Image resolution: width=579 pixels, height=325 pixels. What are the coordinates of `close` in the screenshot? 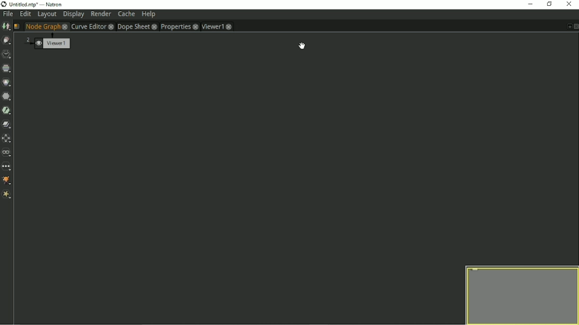 It's located at (110, 26).